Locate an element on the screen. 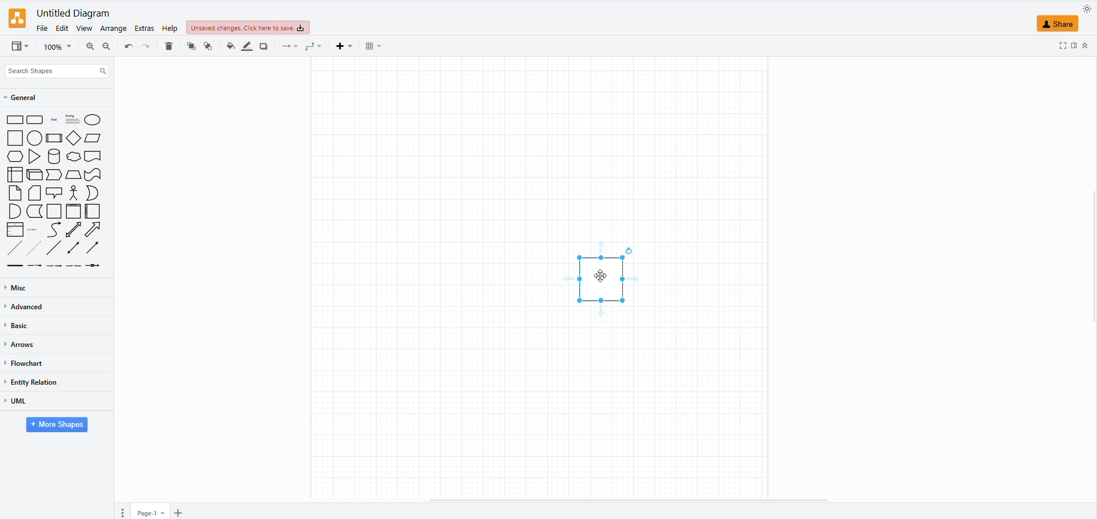  internal storage is located at coordinates (15, 174).